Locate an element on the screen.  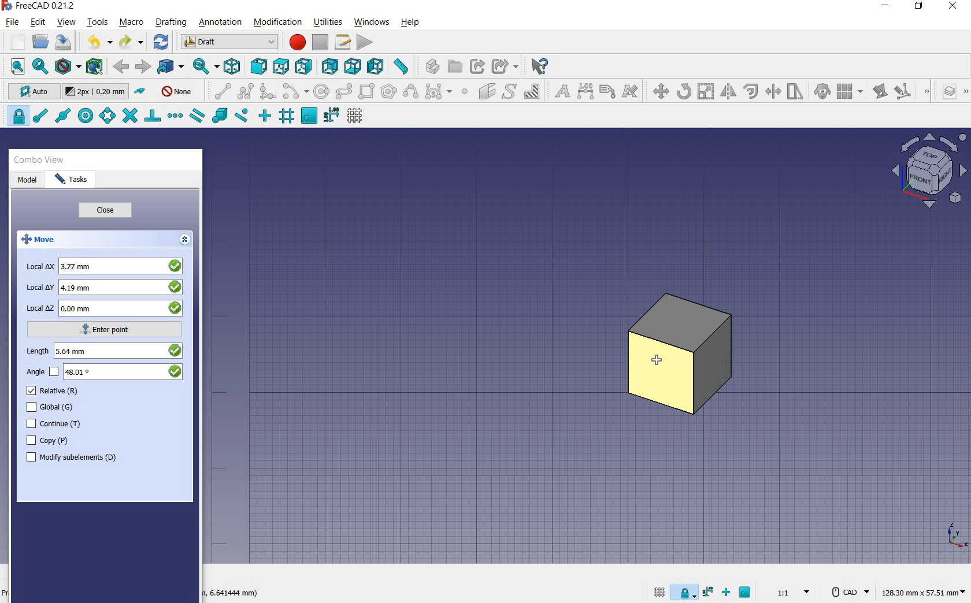
drafting is located at coordinates (171, 23).